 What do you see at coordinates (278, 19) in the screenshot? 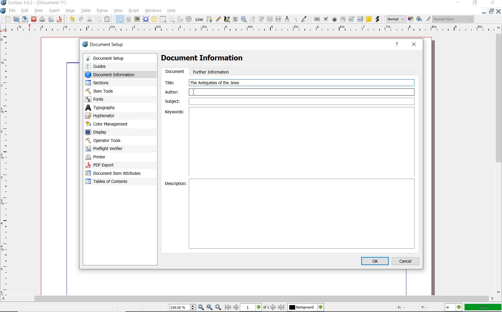
I see `unlink text frames` at bounding box center [278, 19].